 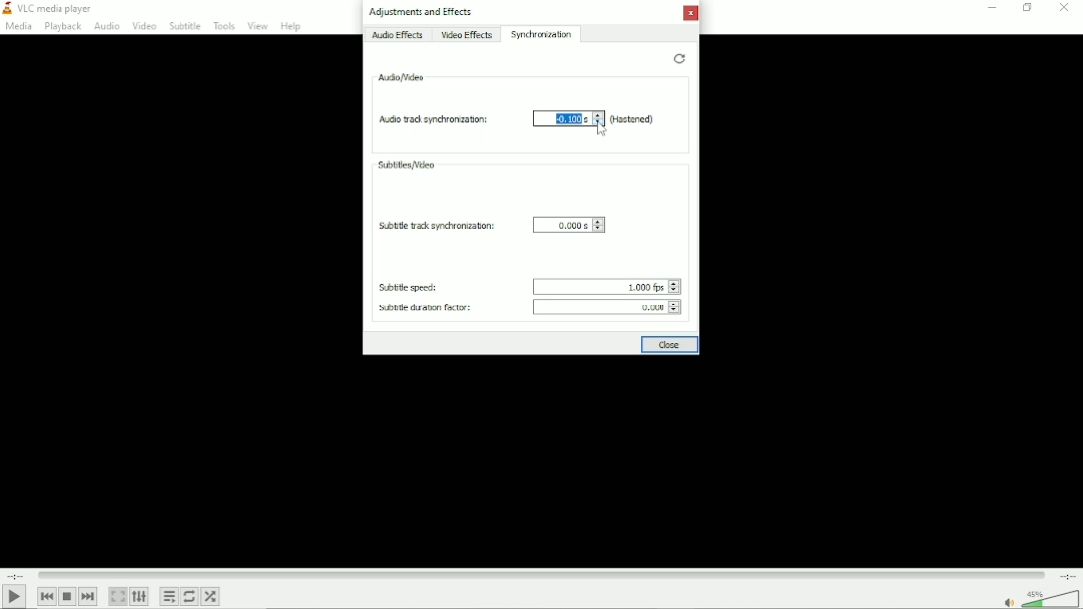 I want to click on Show extended settings, so click(x=139, y=597).